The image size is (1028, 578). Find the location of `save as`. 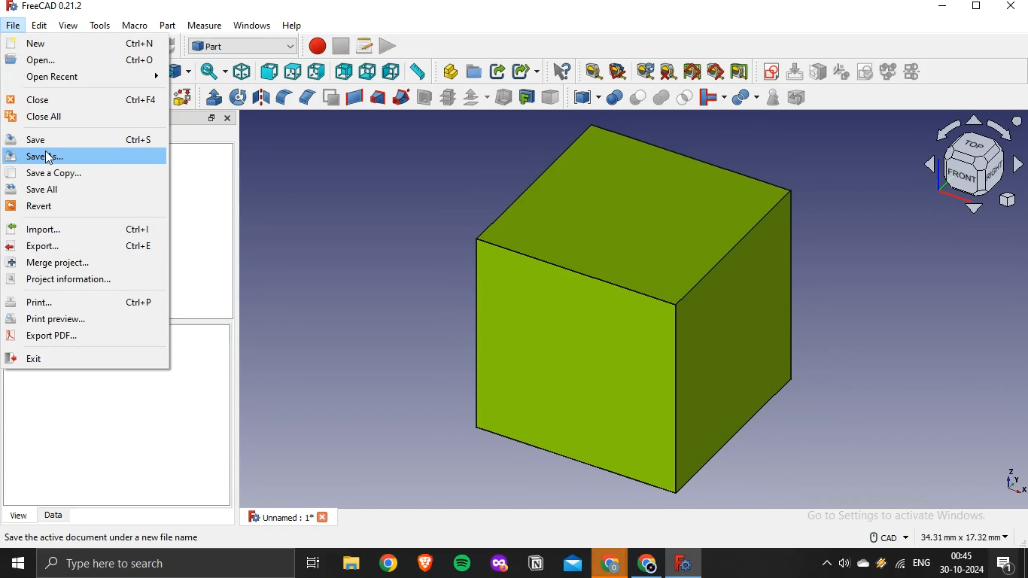

save as is located at coordinates (81, 156).